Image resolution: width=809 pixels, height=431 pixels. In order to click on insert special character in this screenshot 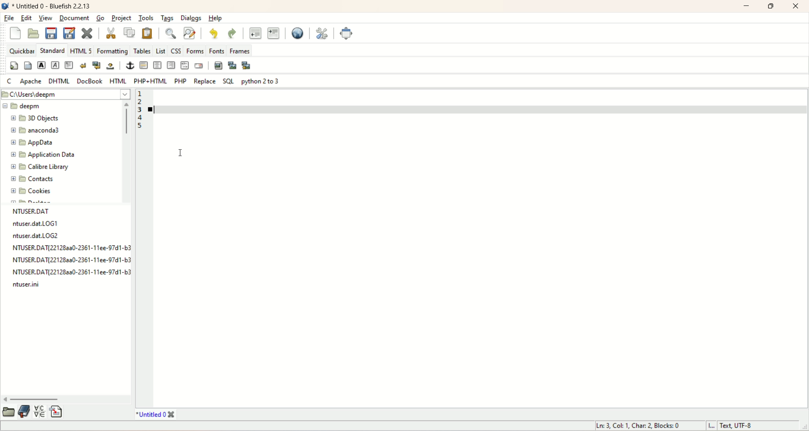, I will do `click(39, 411)`.